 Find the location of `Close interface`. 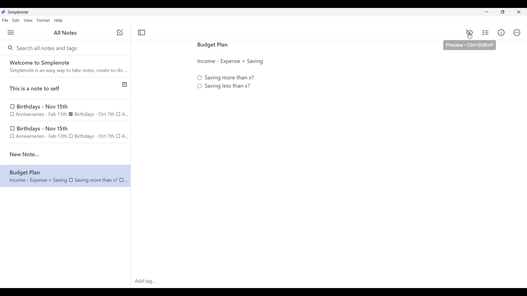

Close interface is located at coordinates (519, 12).